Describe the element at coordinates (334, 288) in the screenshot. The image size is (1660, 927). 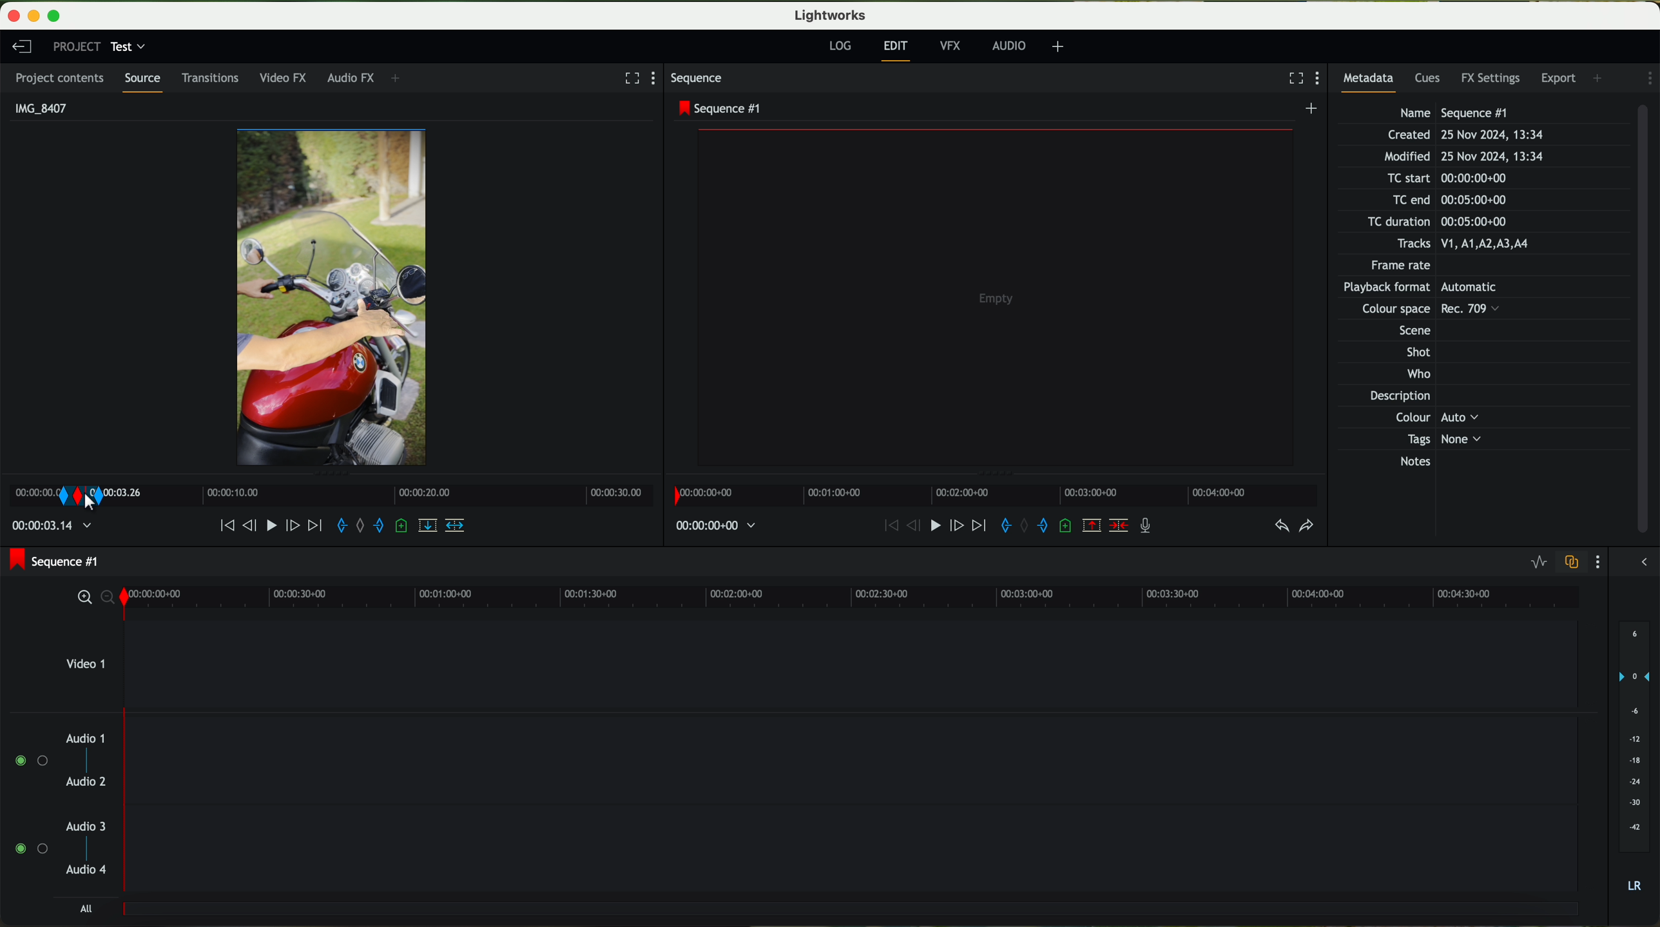
I see `video` at that location.